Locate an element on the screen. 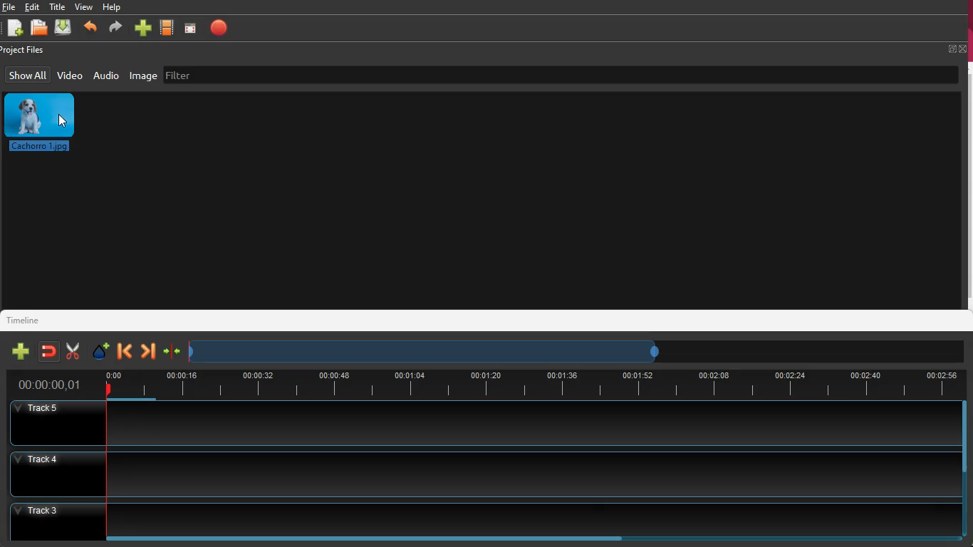 The width and height of the screenshot is (973, 547). forward is located at coordinates (149, 349).